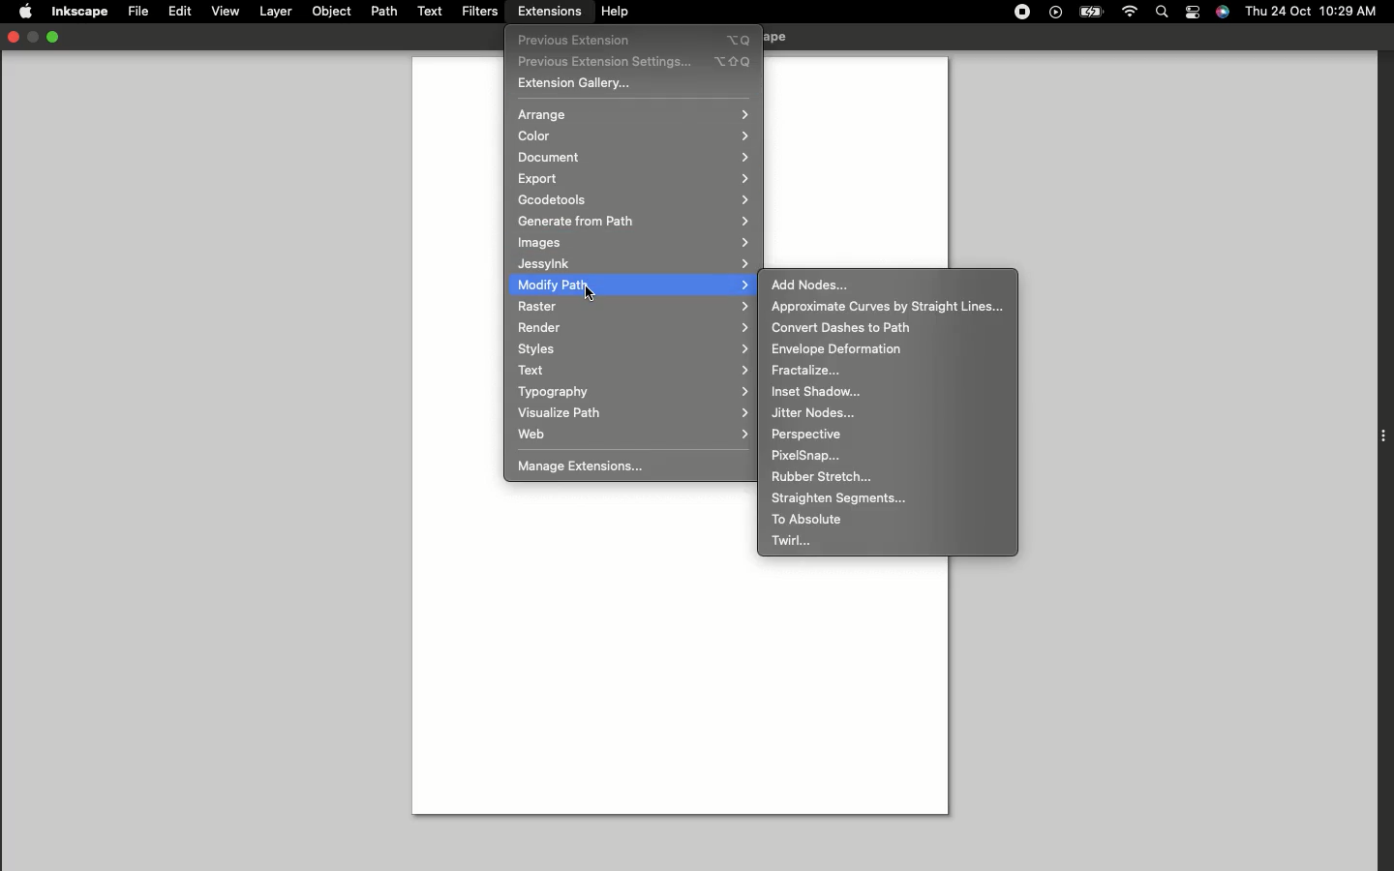  What do you see at coordinates (30, 12) in the screenshot?
I see `Apple logo` at bounding box center [30, 12].